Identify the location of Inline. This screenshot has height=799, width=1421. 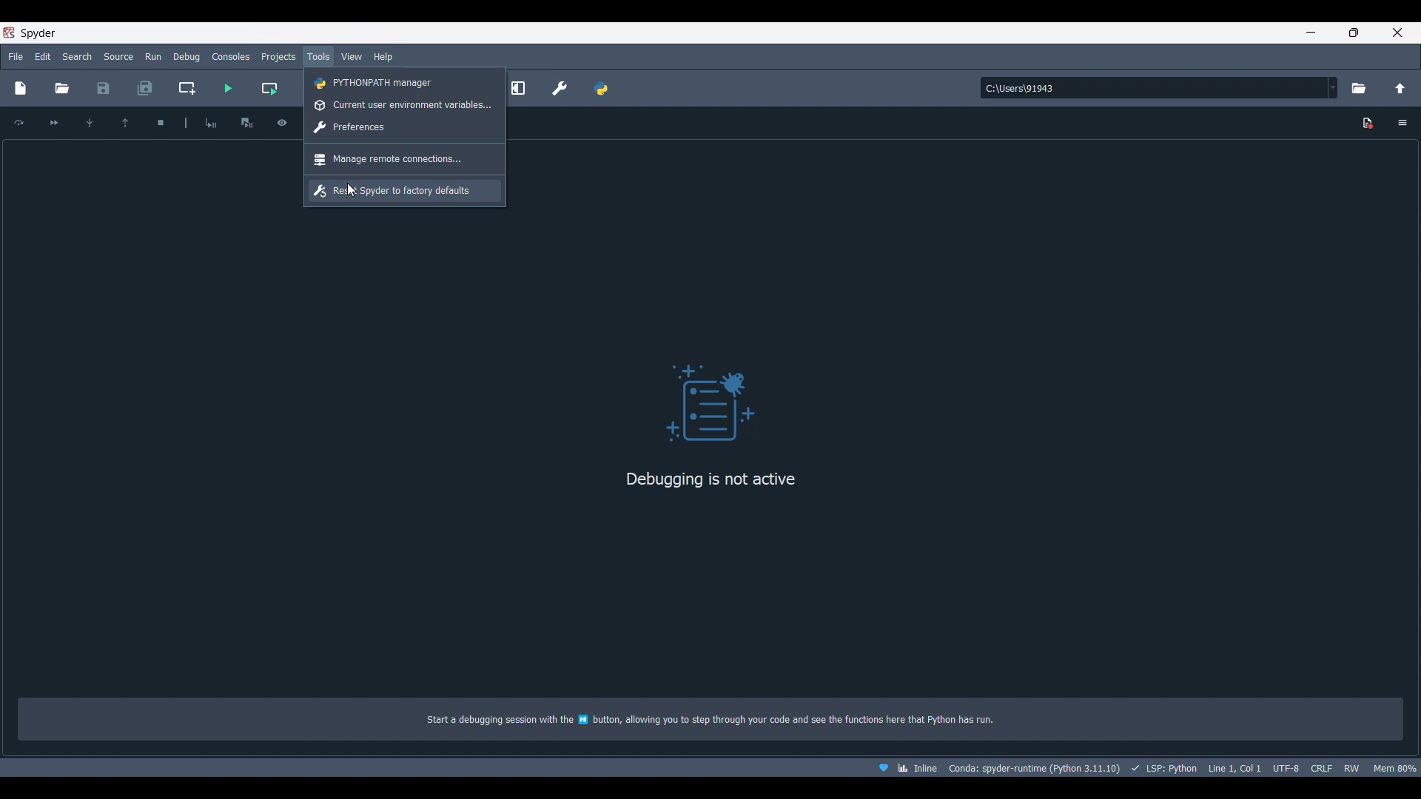
(902, 768).